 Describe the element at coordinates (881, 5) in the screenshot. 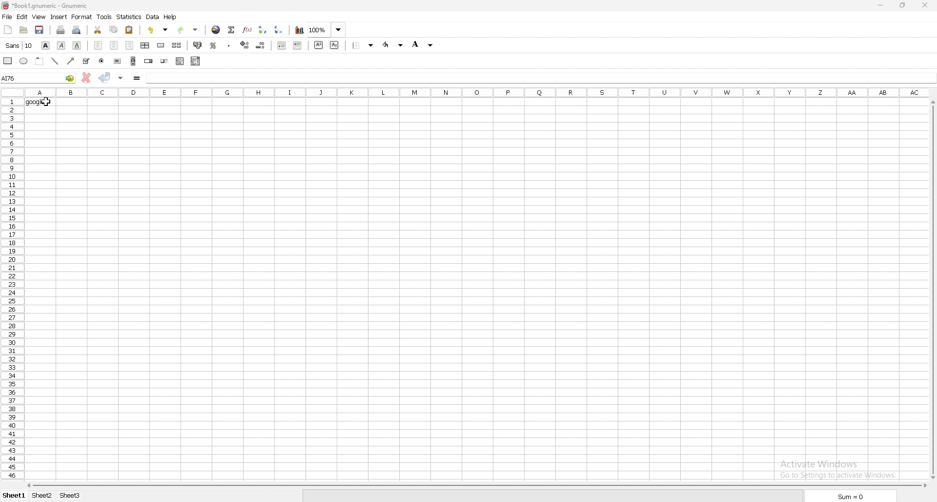

I see `minimize` at that location.